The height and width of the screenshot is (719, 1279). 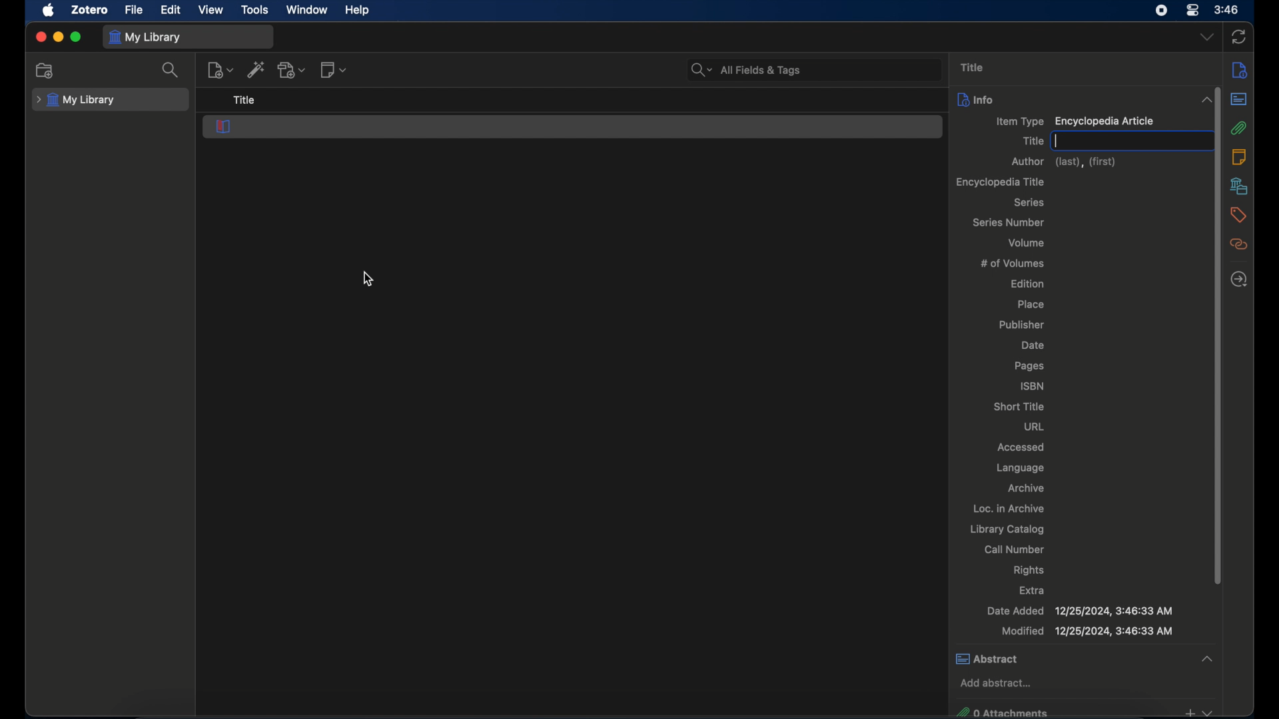 I want to click on new item, so click(x=220, y=69).